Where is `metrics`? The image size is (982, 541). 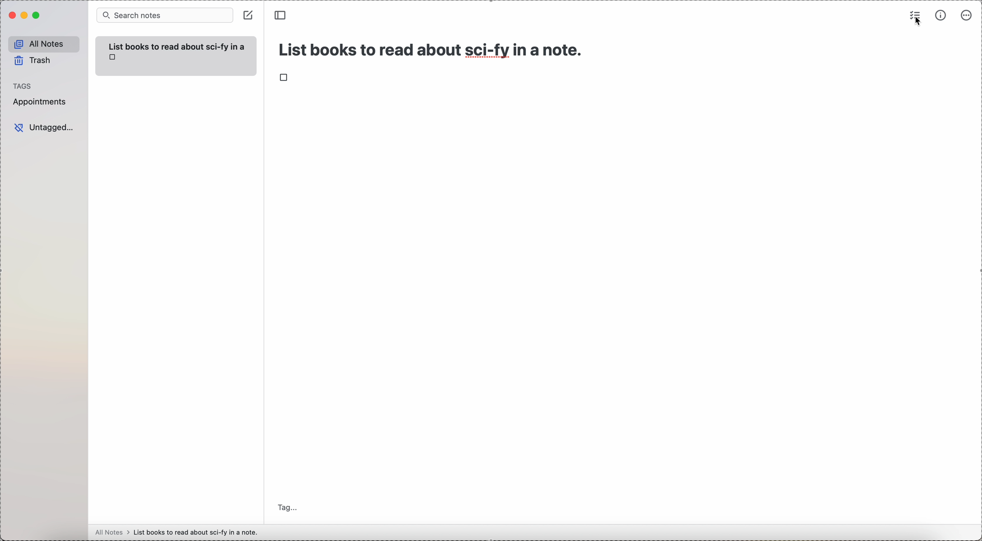 metrics is located at coordinates (939, 16).